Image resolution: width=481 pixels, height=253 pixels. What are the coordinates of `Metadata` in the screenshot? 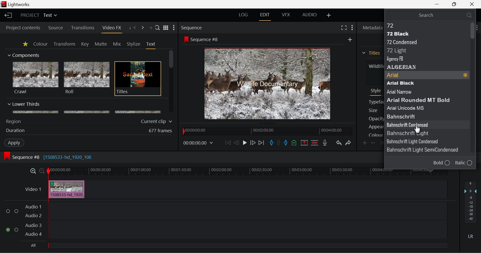 It's located at (371, 28).